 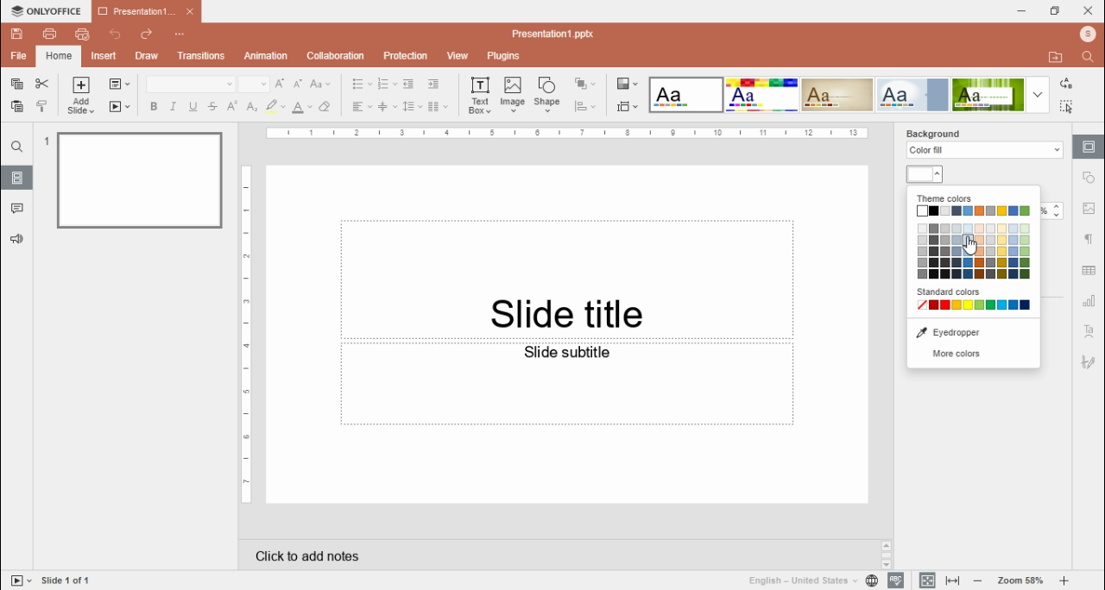 I want to click on animation, so click(x=263, y=56).